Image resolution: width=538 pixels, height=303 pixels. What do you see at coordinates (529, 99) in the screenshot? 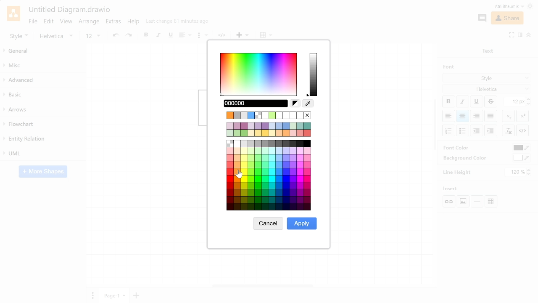
I see `Increase font size` at bounding box center [529, 99].